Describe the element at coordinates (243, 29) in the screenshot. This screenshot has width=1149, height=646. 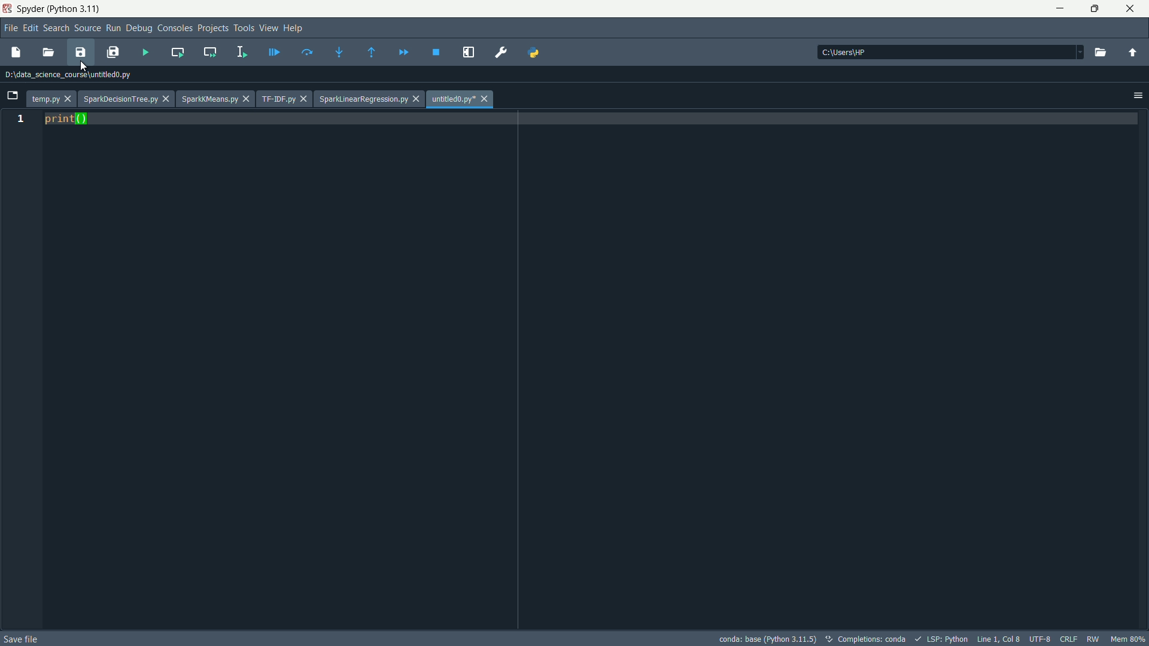
I see `Tools` at that location.